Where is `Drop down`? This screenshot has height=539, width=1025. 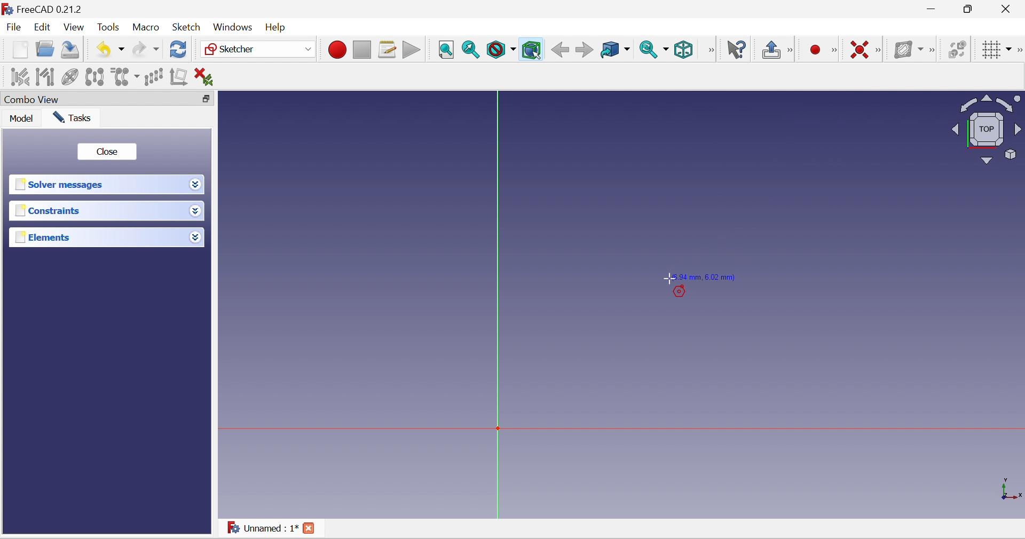
Drop down is located at coordinates (196, 237).